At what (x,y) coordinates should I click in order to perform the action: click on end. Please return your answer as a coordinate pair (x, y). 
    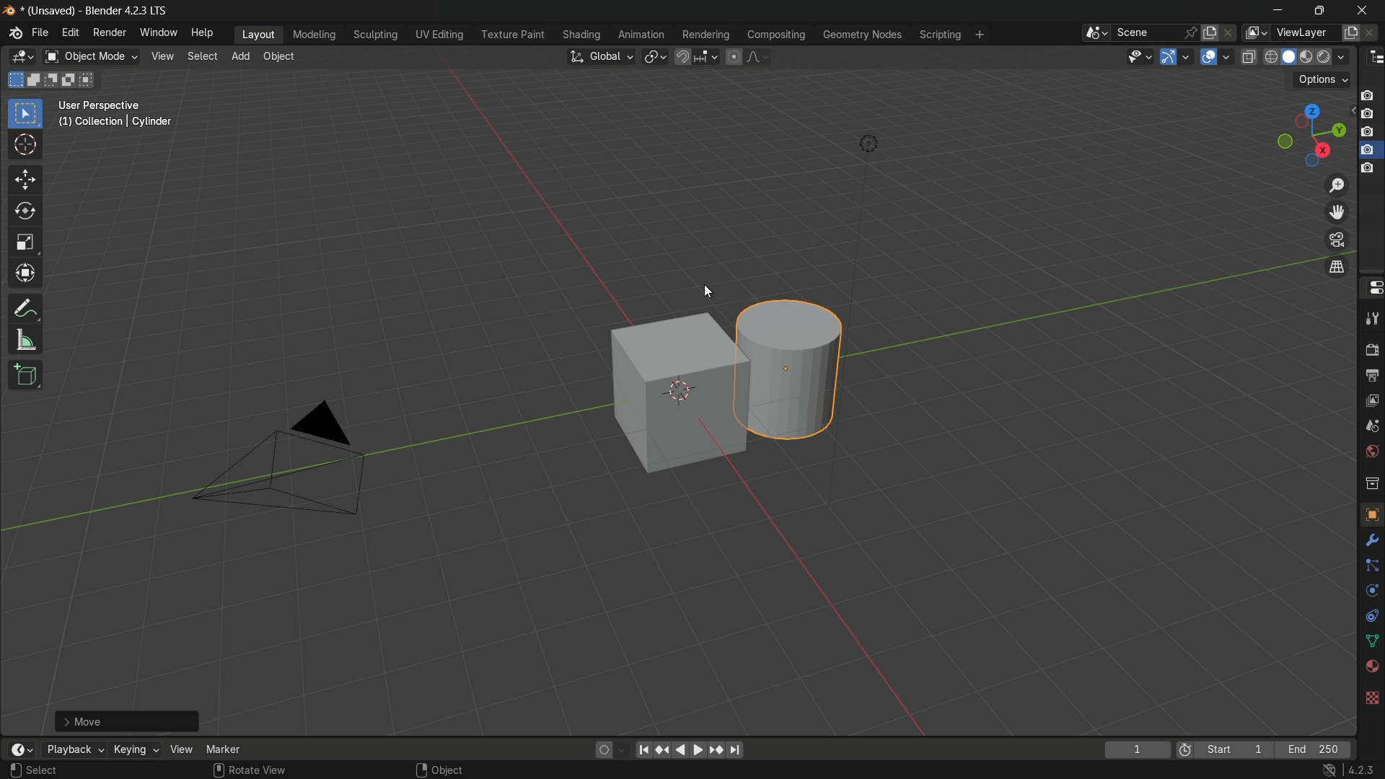
    Looking at the image, I should click on (1319, 749).